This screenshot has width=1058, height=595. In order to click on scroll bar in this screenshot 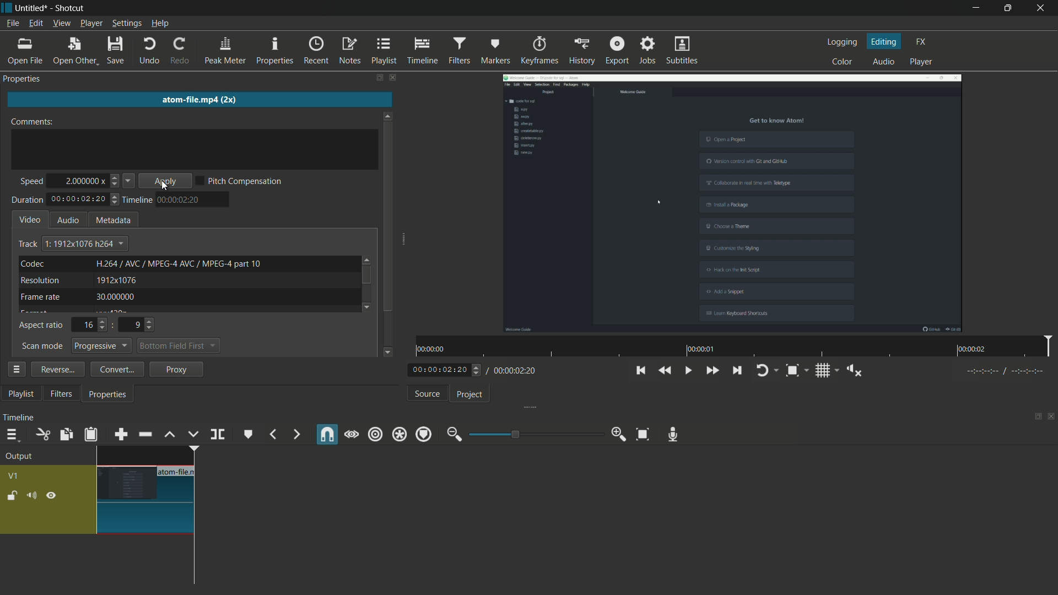, I will do `click(388, 216)`.